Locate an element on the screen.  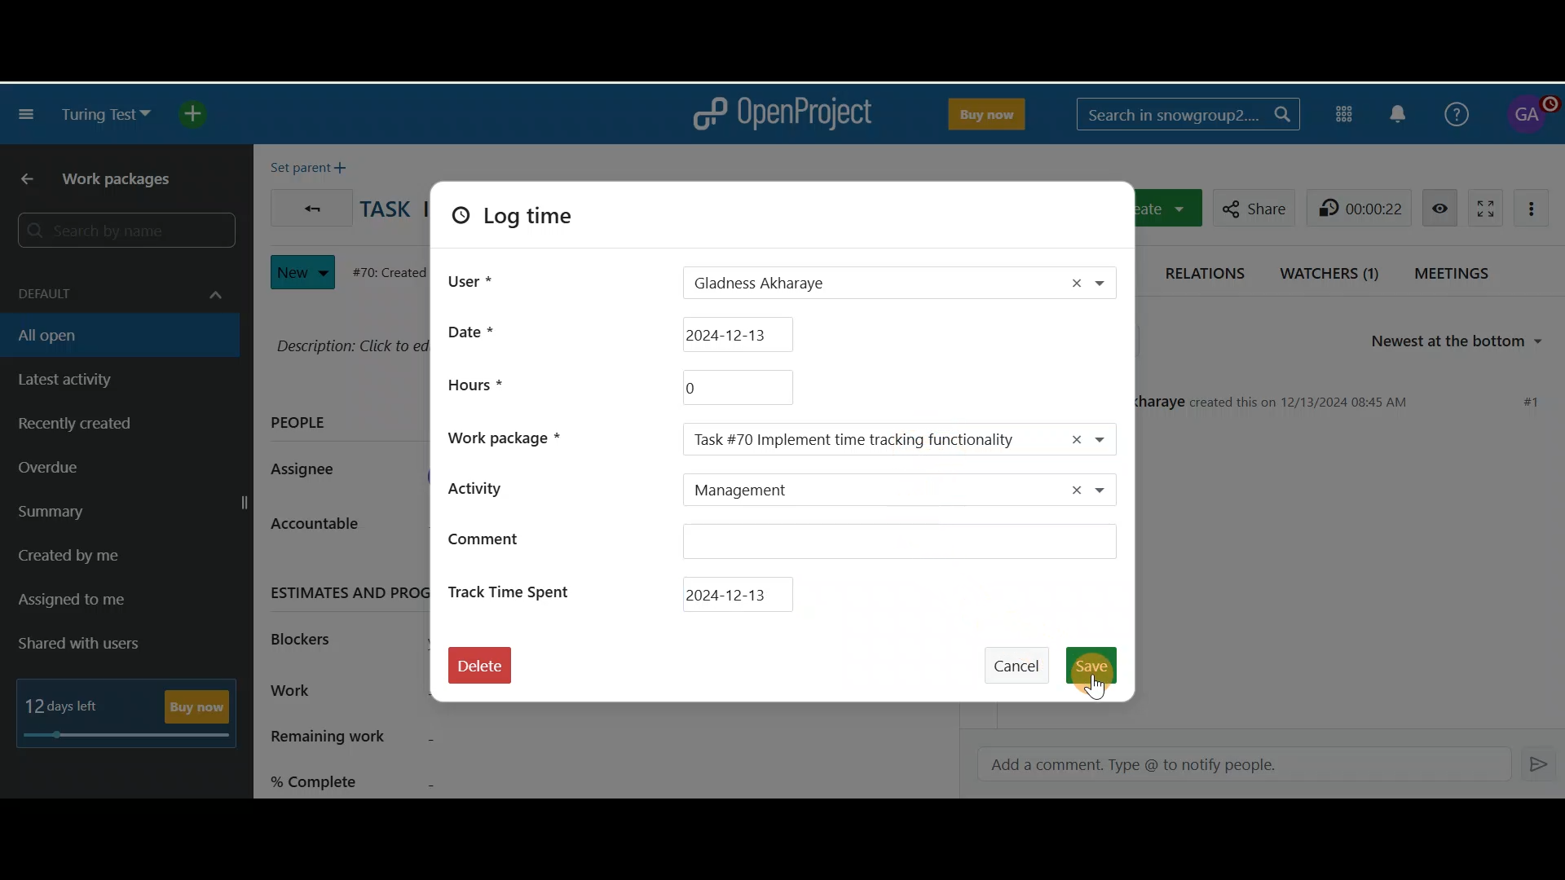
Overdue is located at coordinates (93, 473).